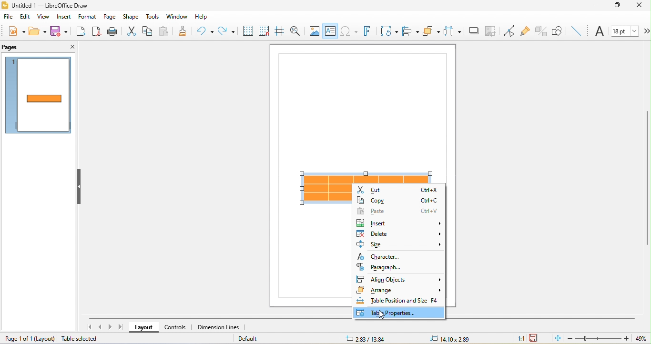 The image size is (651, 344). Describe the element at coordinates (101, 328) in the screenshot. I see `previous page` at that location.